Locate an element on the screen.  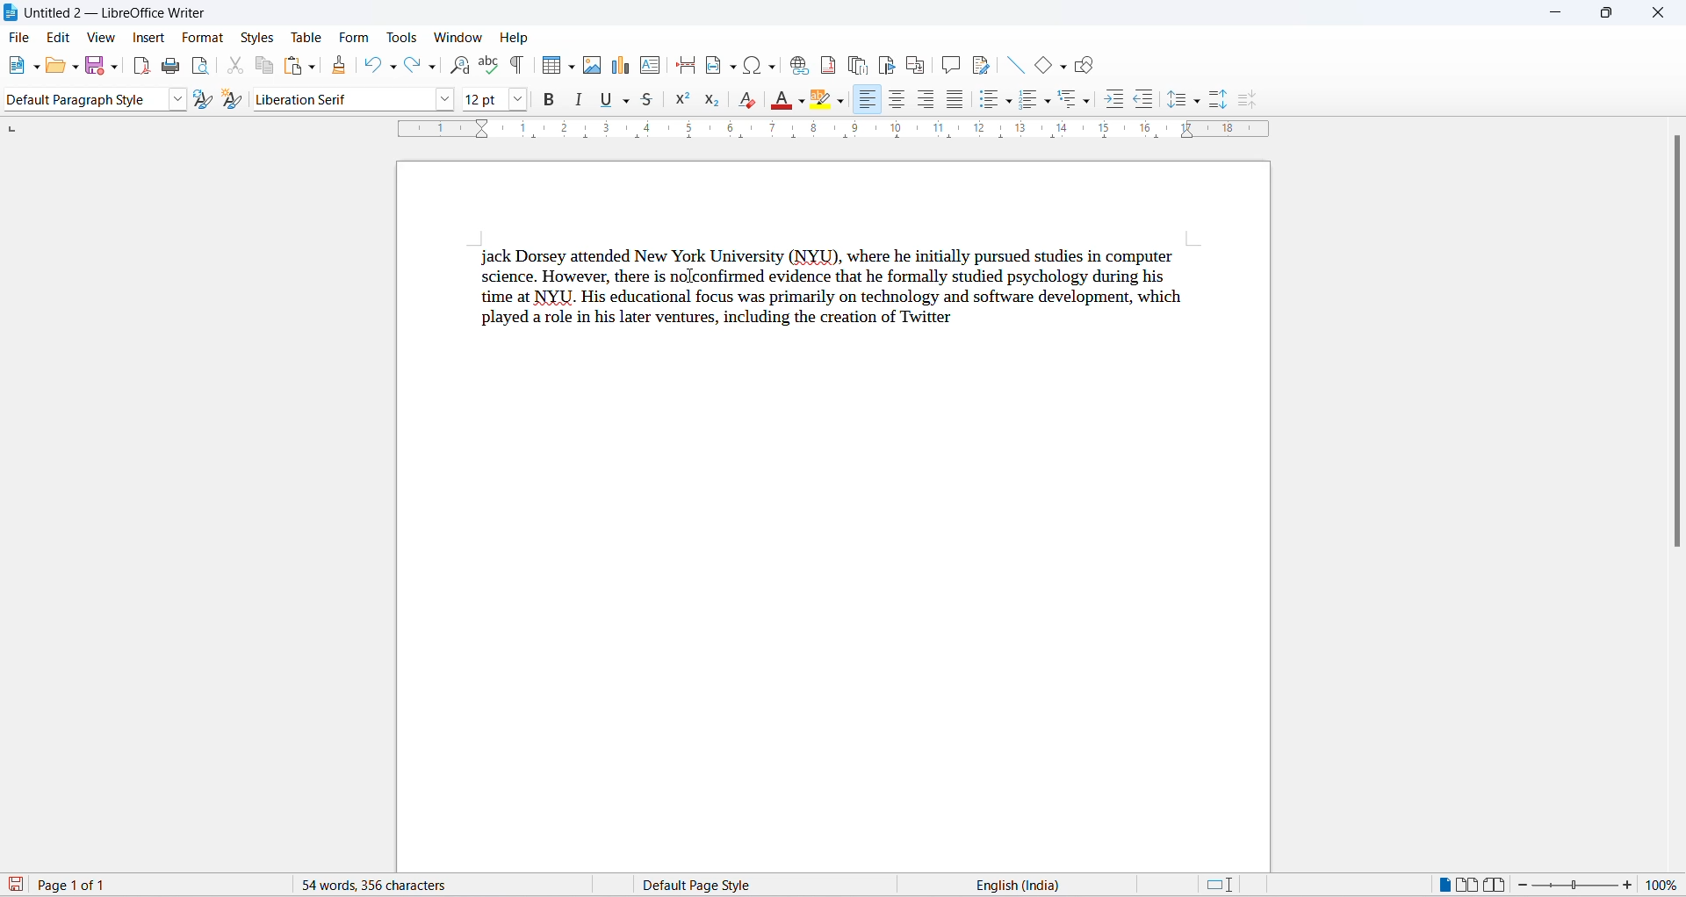
text align left is located at coordinates (868, 98).